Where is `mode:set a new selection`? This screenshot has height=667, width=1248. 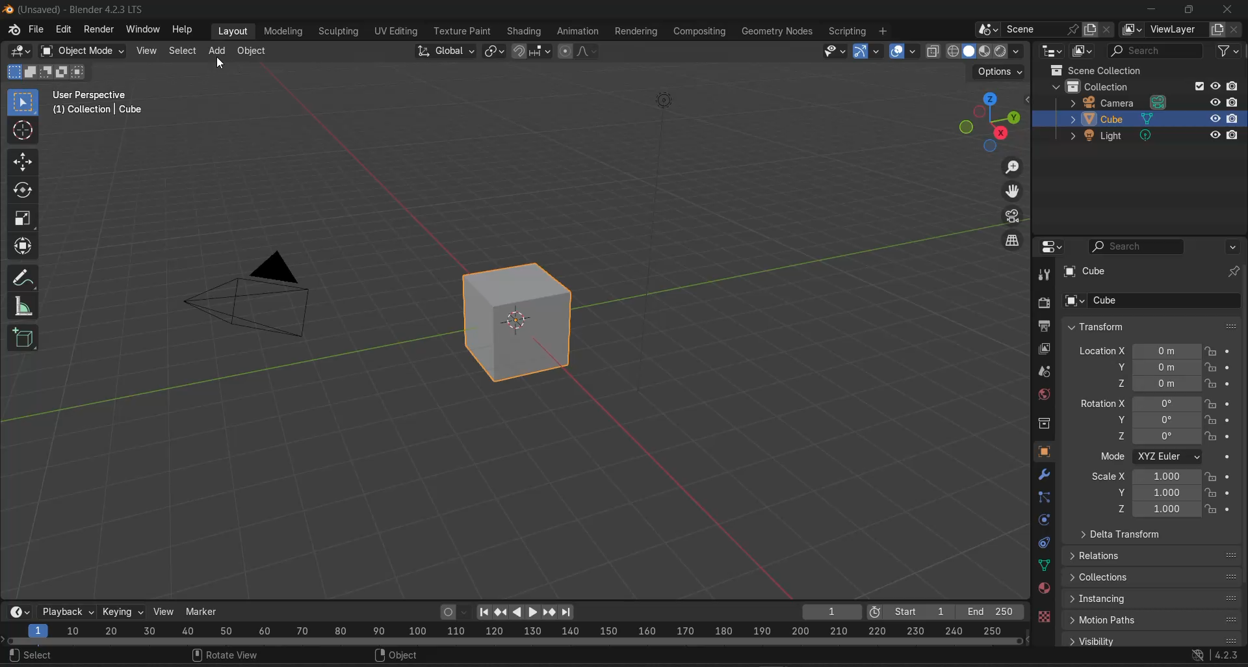
mode:set a new selection is located at coordinates (13, 72).